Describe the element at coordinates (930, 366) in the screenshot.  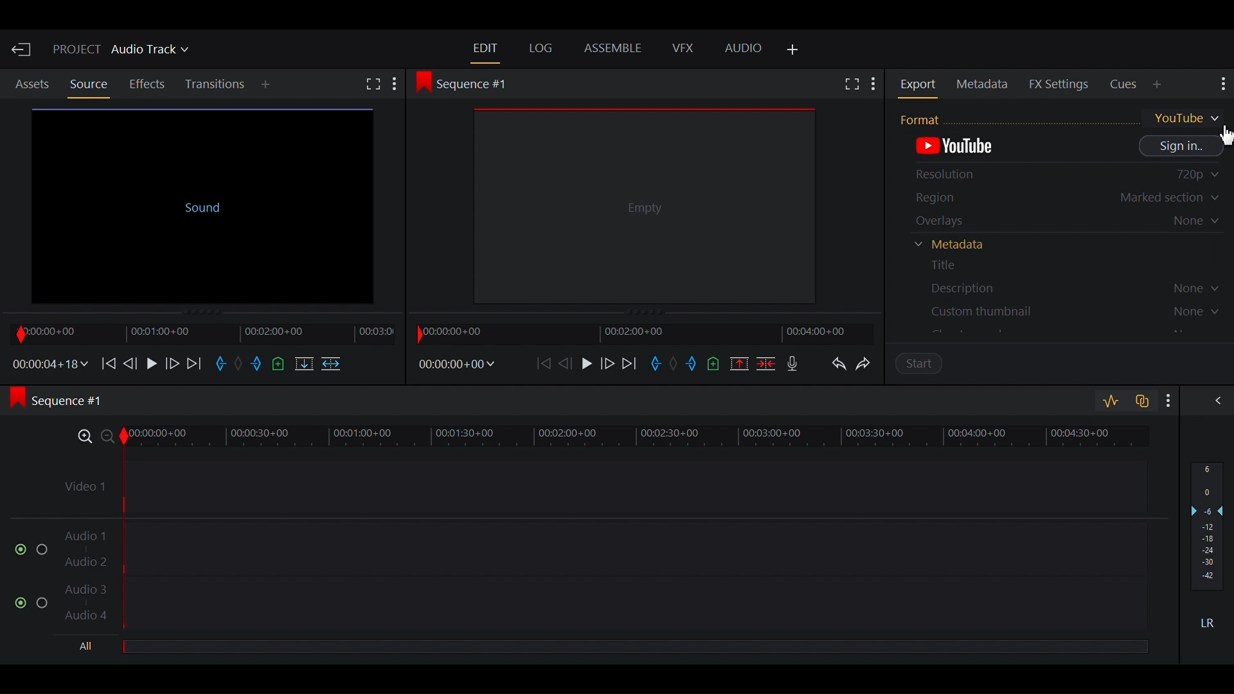
I see `Start` at that location.